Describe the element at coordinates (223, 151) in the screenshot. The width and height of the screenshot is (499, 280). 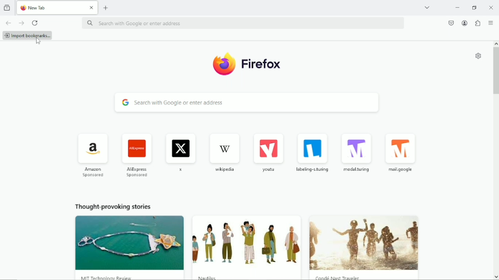
I see `wikipedia` at that location.